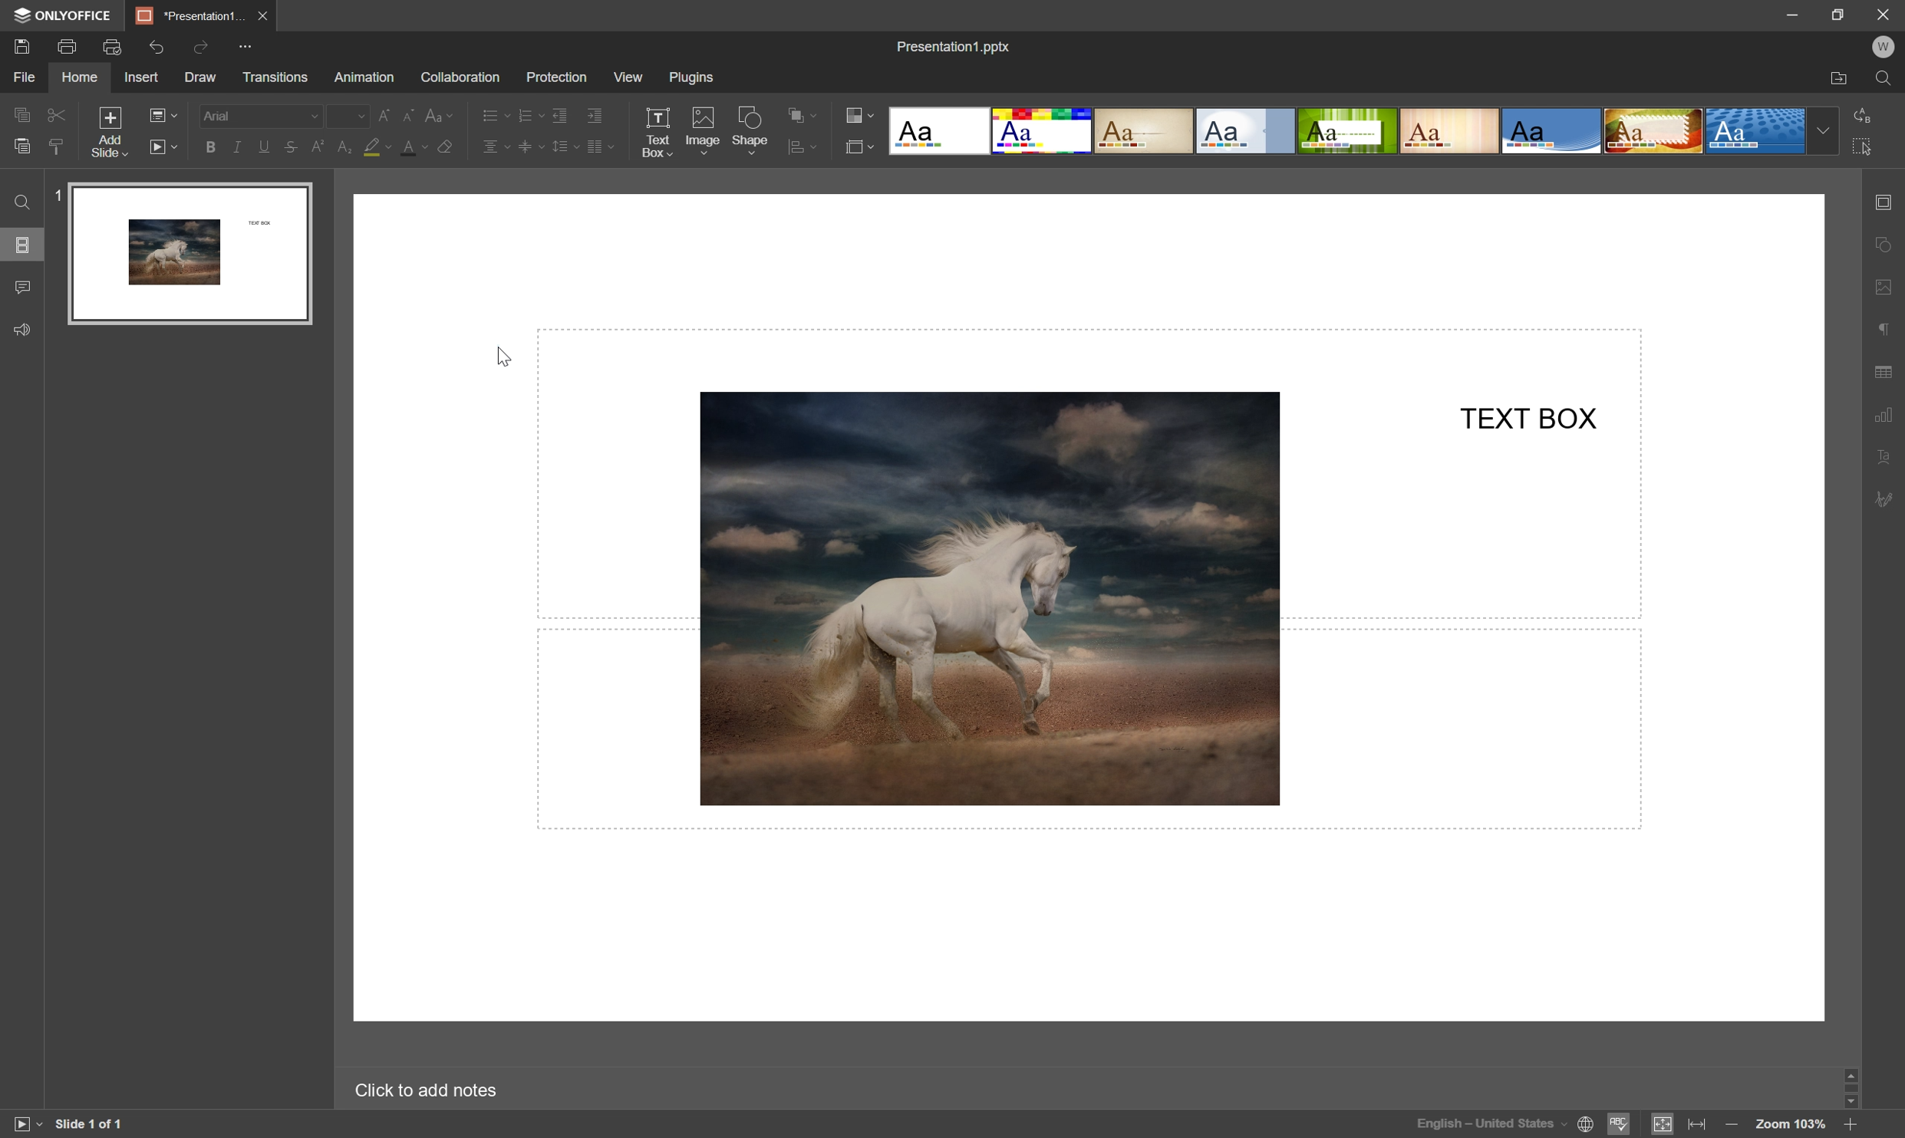 This screenshot has height=1138, width=1905. What do you see at coordinates (1758, 133) in the screenshot?
I see `Dotted` at bounding box center [1758, 133].